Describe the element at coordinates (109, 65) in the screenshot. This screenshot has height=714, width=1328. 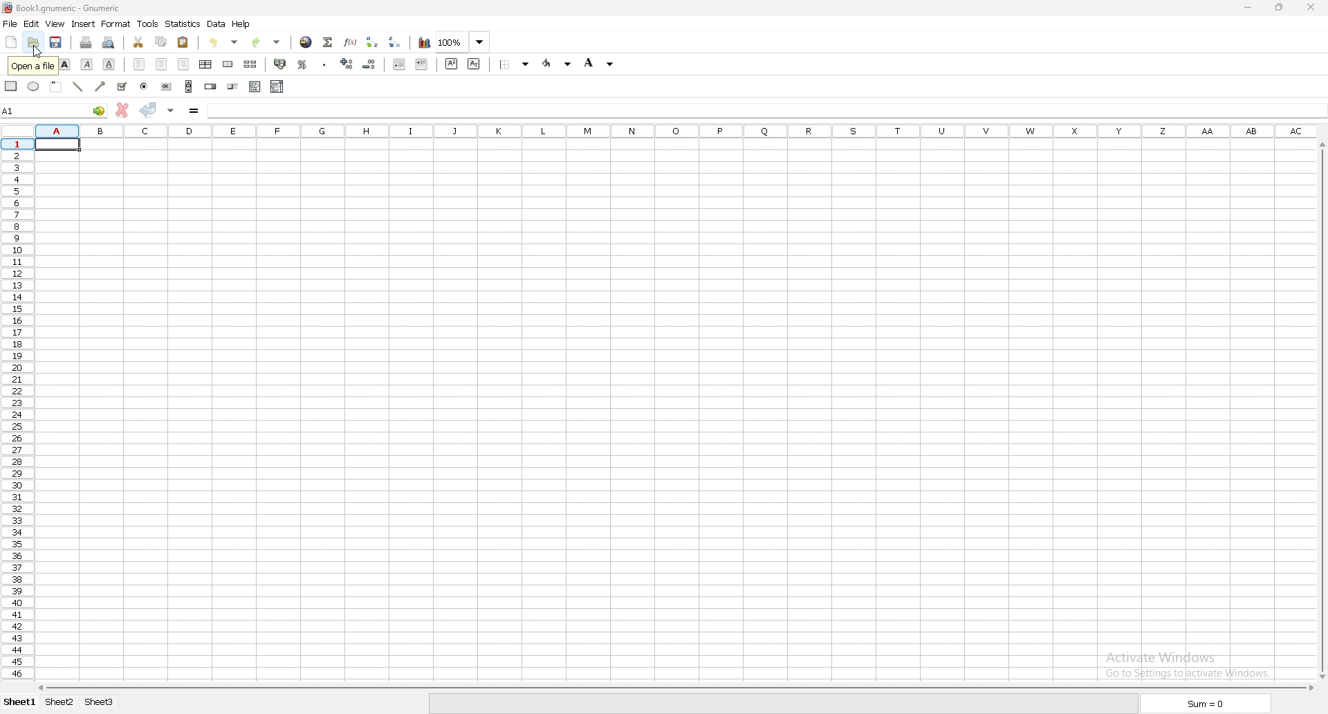
I see `underline` at that location.